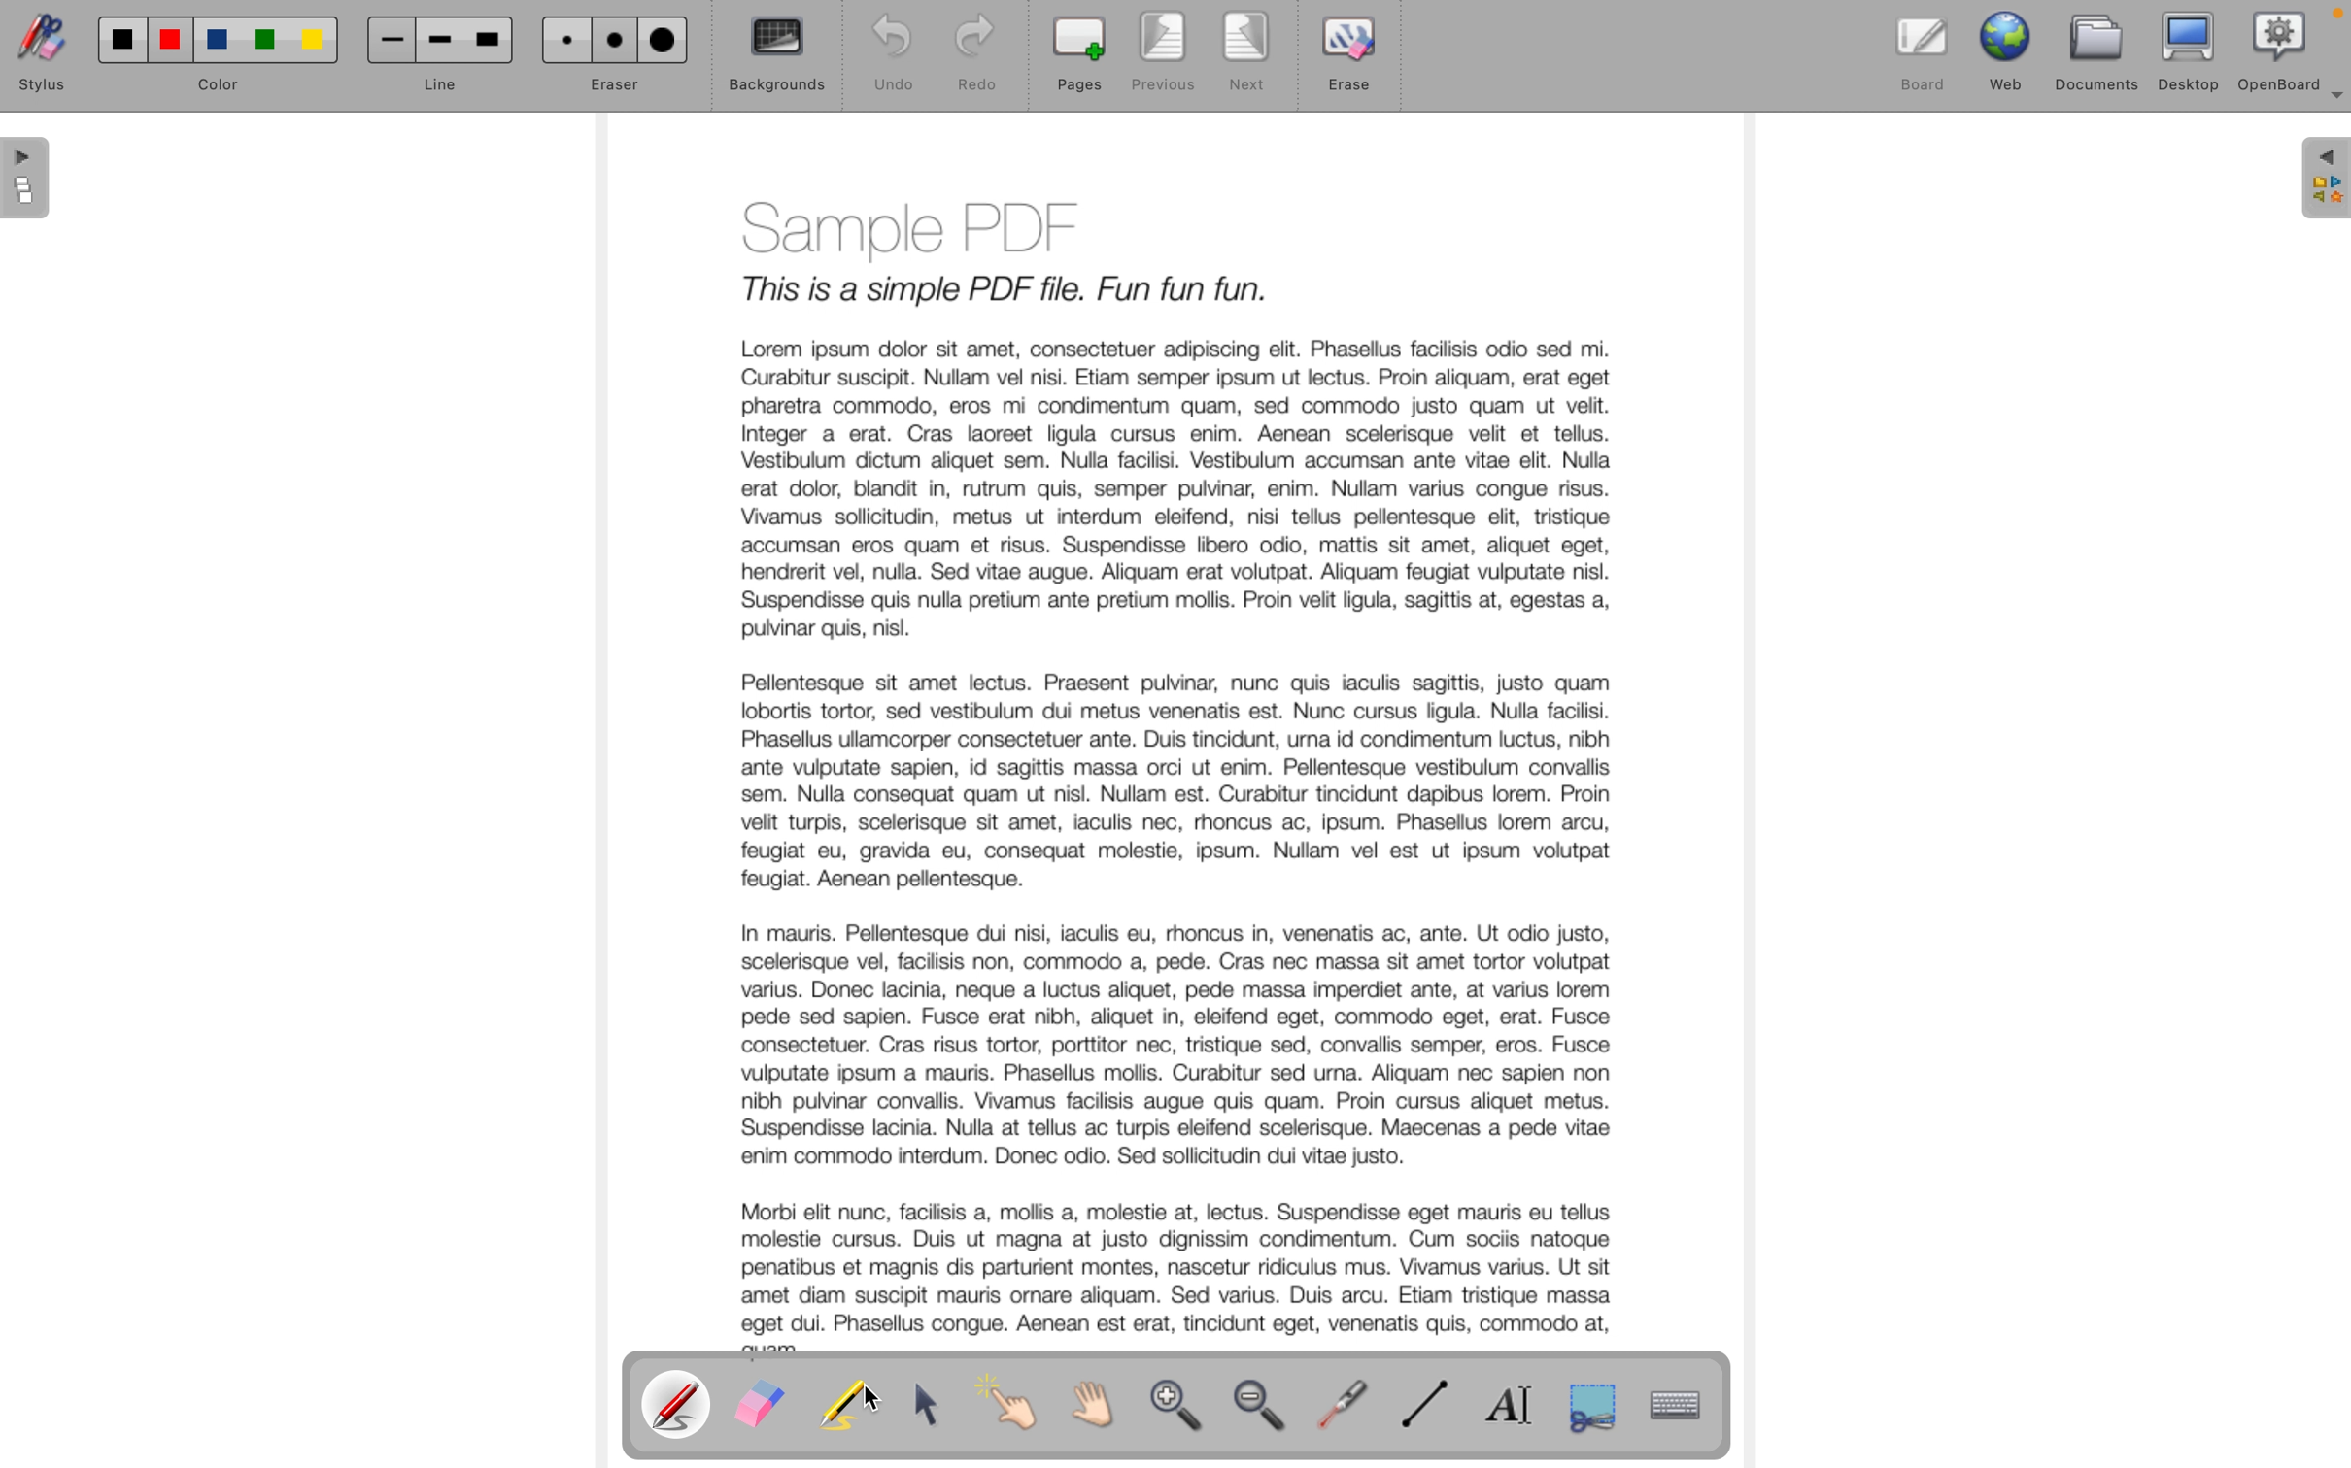  I want to click on eraser, so click(612, 56).